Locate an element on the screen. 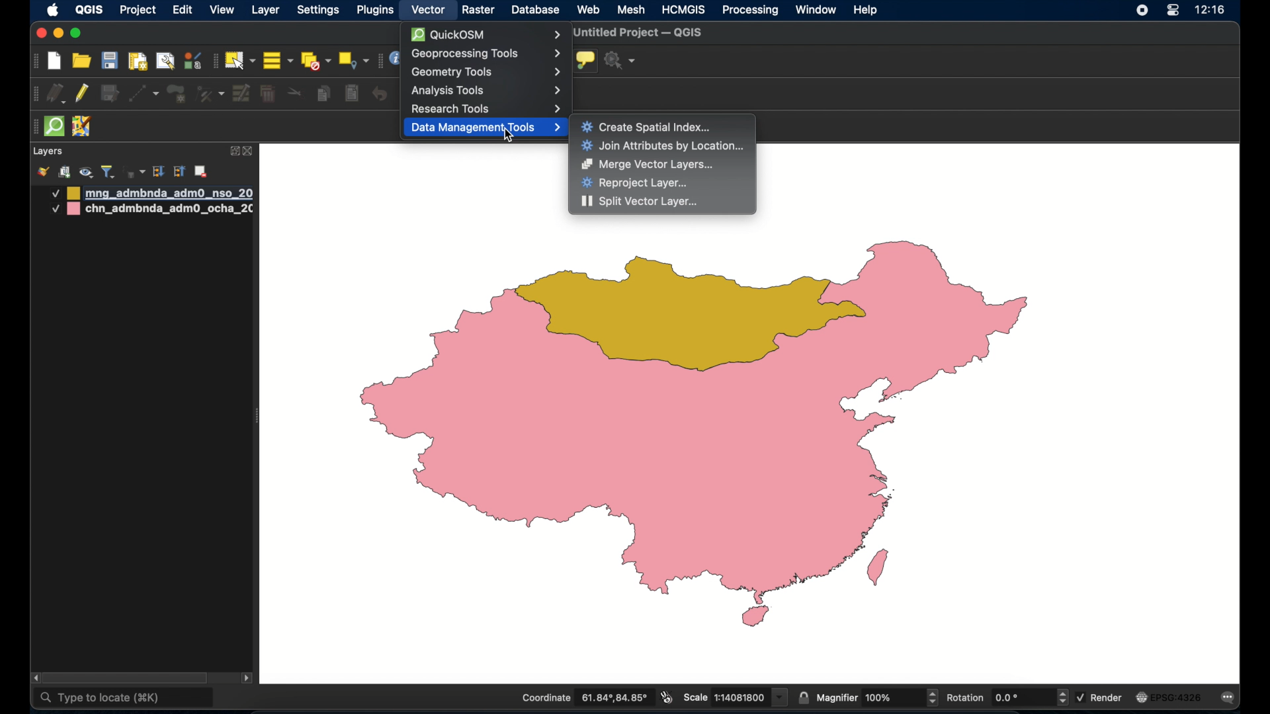  modify attributes is located at coordinates (242, 94).